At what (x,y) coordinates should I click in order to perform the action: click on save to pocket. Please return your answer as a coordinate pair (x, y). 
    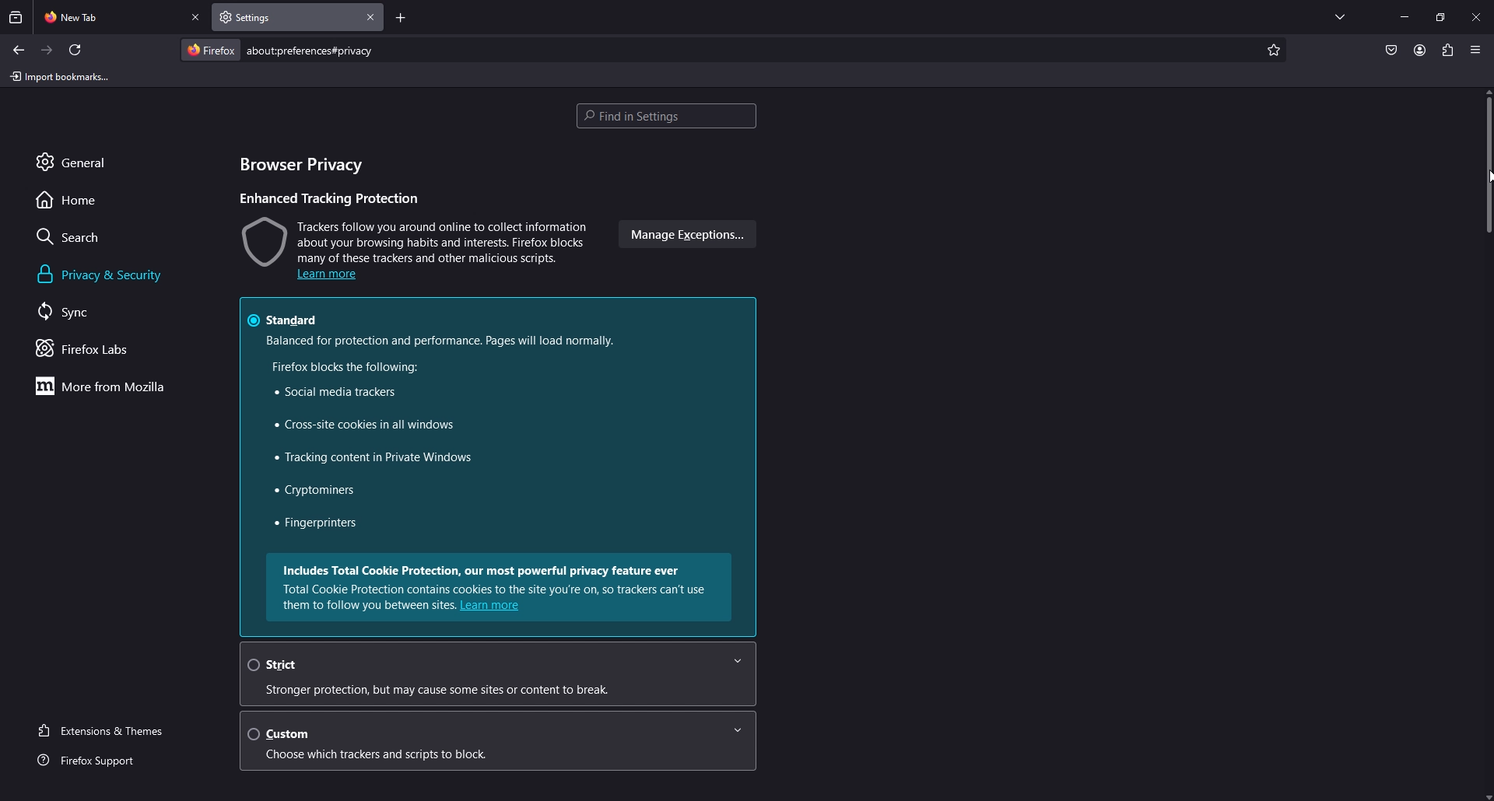
    Looking at the image, I should click on (1391, 51).